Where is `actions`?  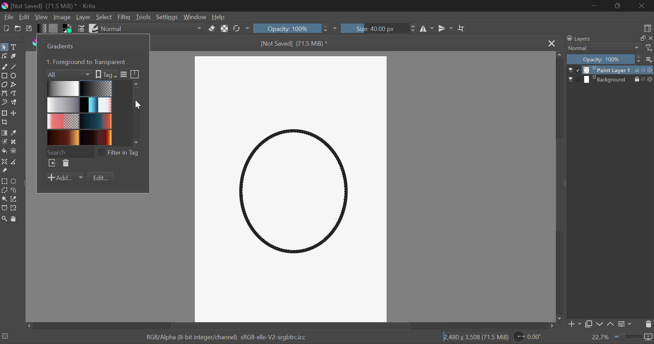
actions is located at coordinates (643, 70).